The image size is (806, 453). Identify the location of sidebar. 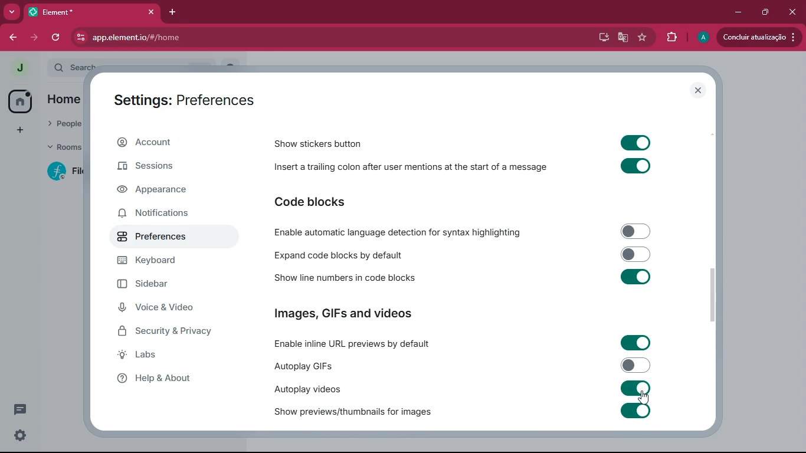
(171, 287).